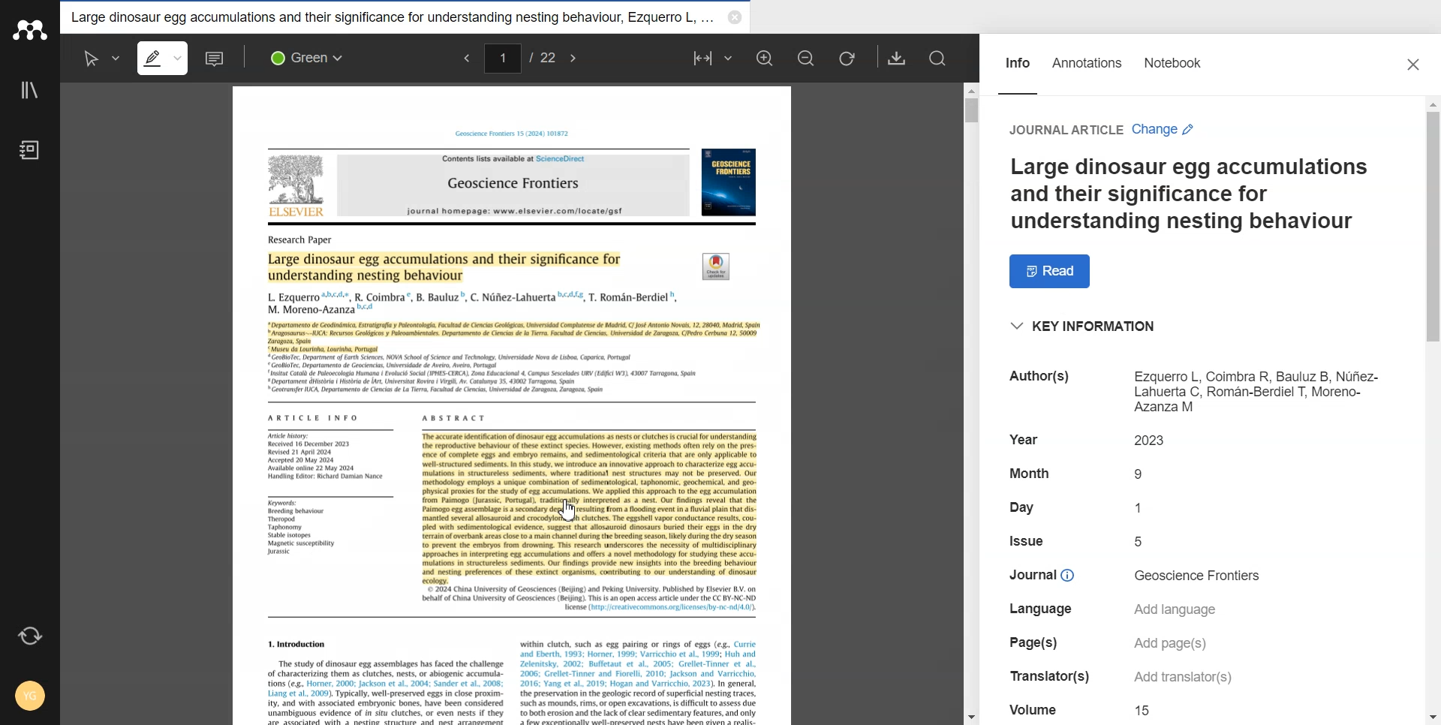 The image size is (1441, 725). I want to click on Account, so click(28, 697).